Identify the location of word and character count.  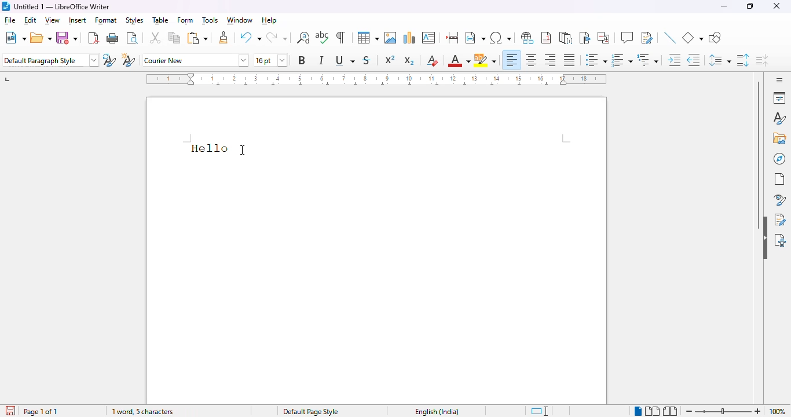
(159, 412).